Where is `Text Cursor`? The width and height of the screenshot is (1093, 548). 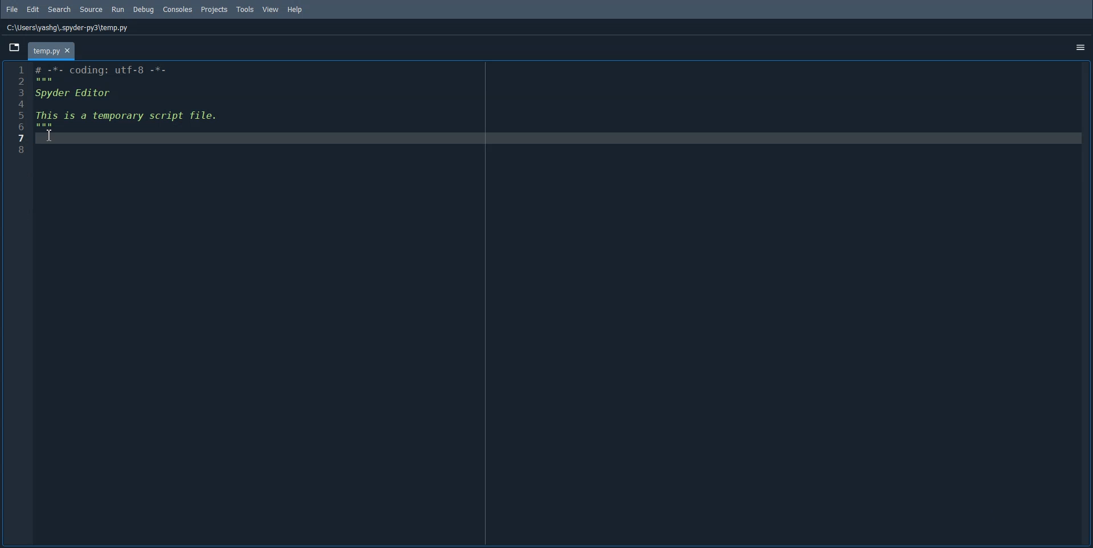 Text Cursor is located at coordinates (51, 136).